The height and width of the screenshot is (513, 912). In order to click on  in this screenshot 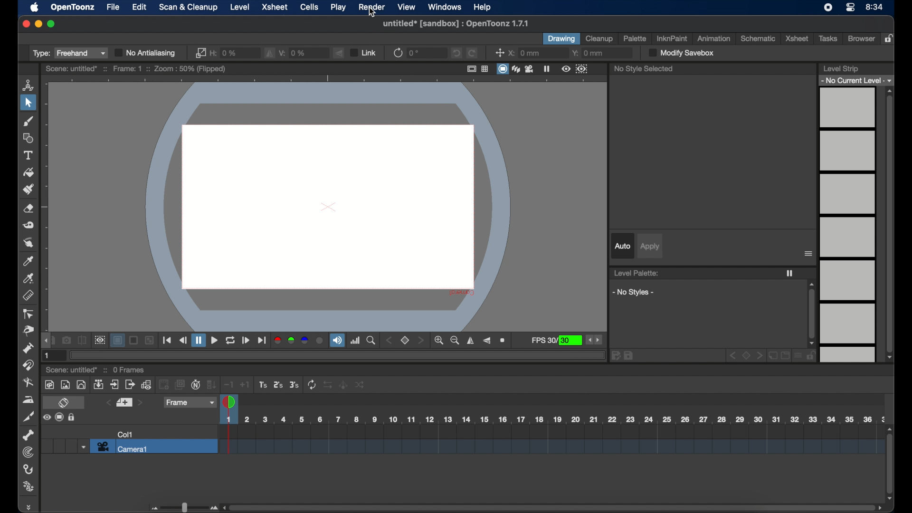, I will do `click(278, 383)`.